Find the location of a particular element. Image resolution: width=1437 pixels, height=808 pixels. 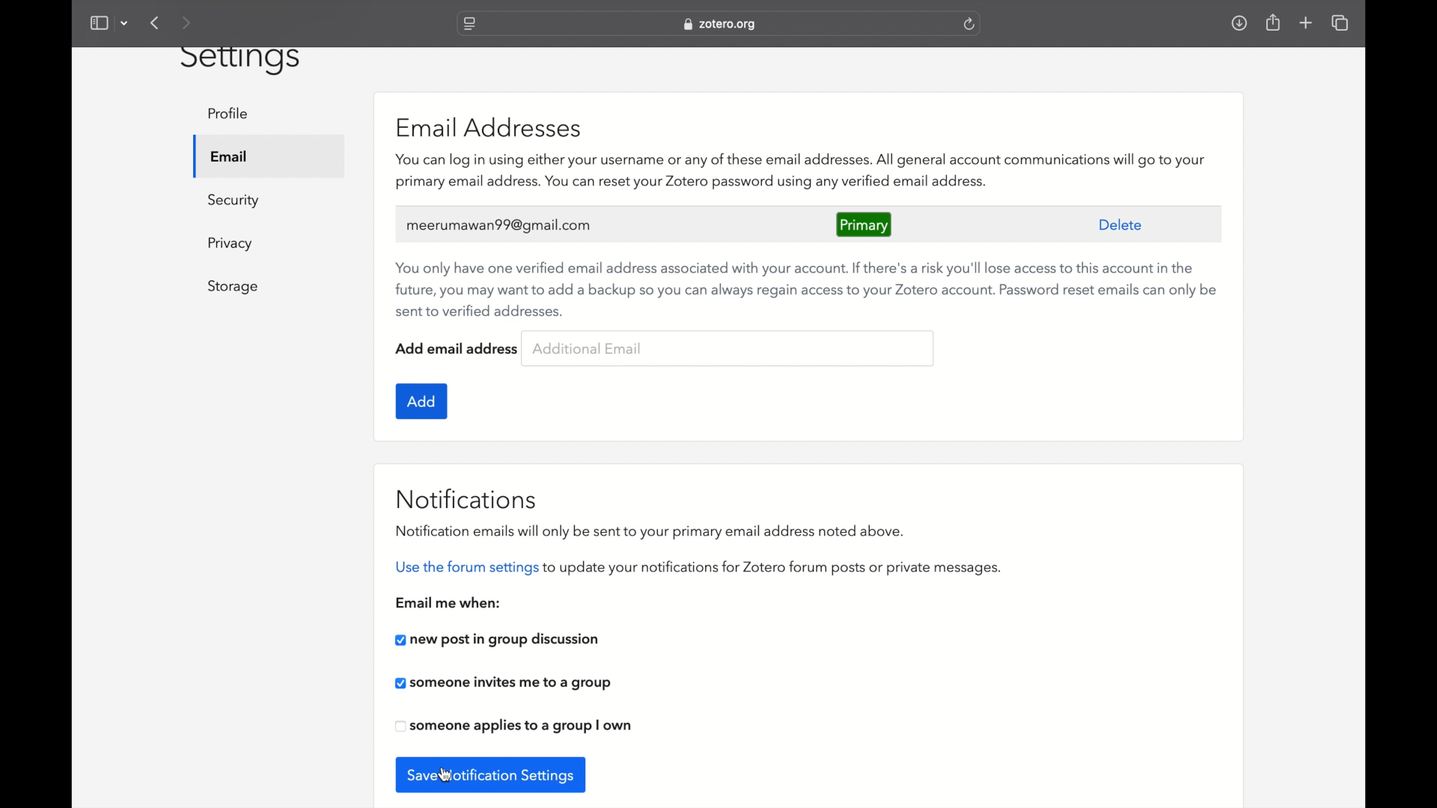

checkbox is located at coordinates (515, 726).